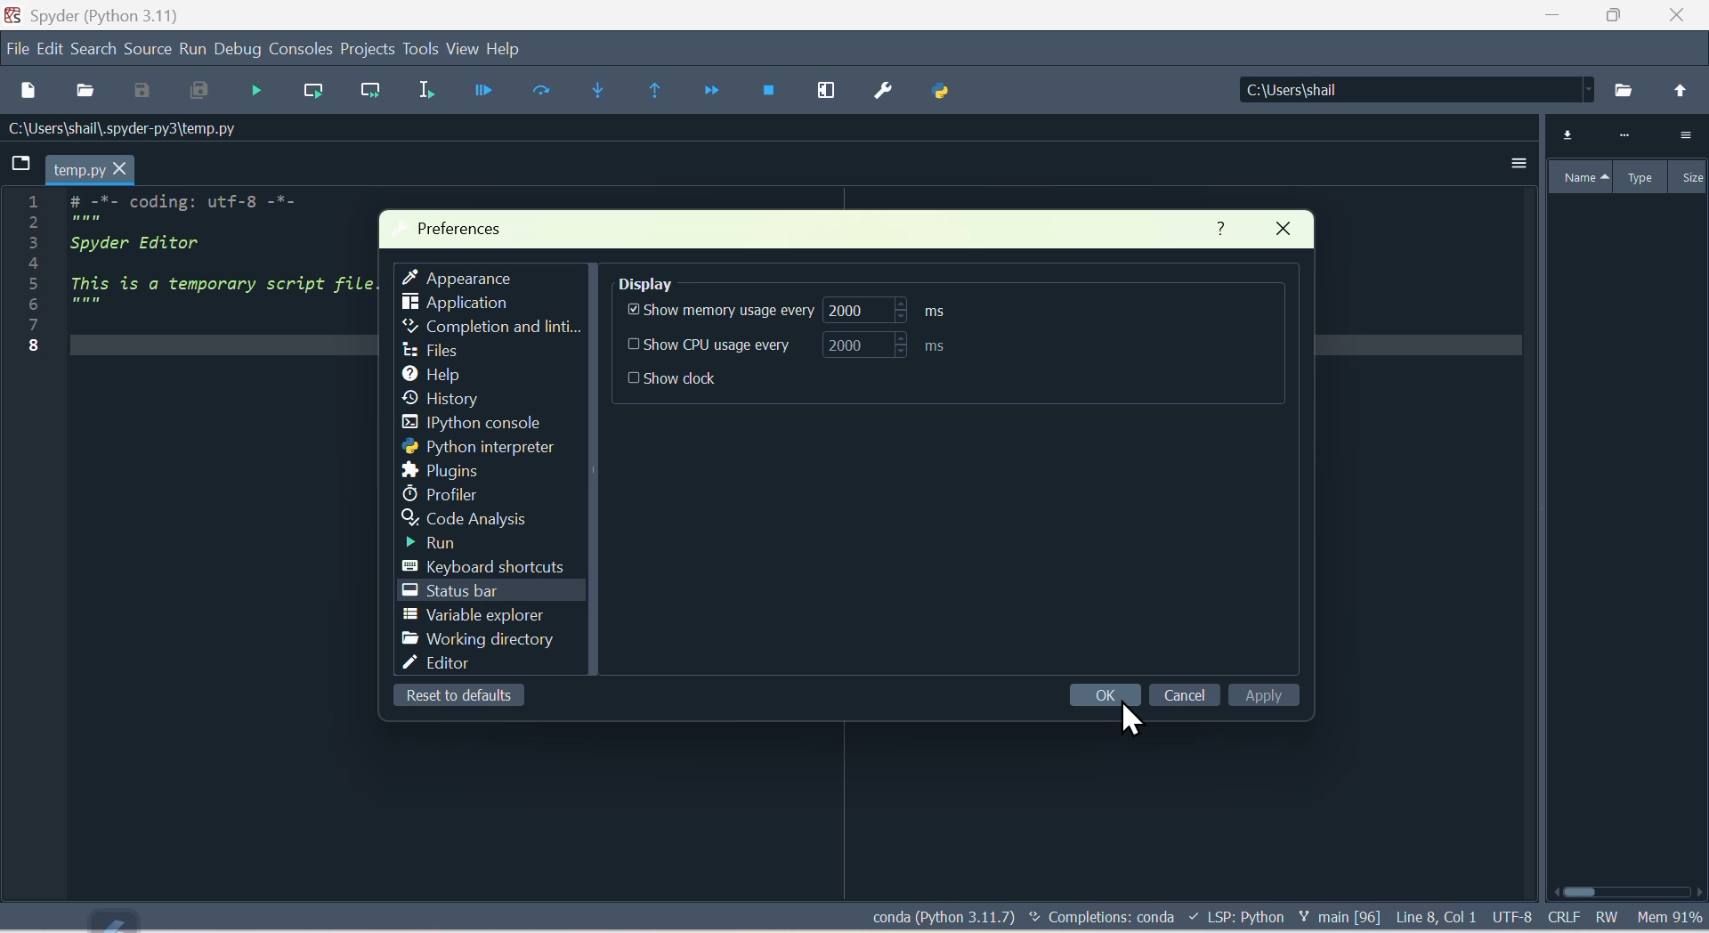  I want to click on Text - conda (Python 3.11.7) Completions: conda LSP: Python main [96] Line 8, Col 1 UTF-8 CRLF RW Mem 91%, so click(1285, 919).